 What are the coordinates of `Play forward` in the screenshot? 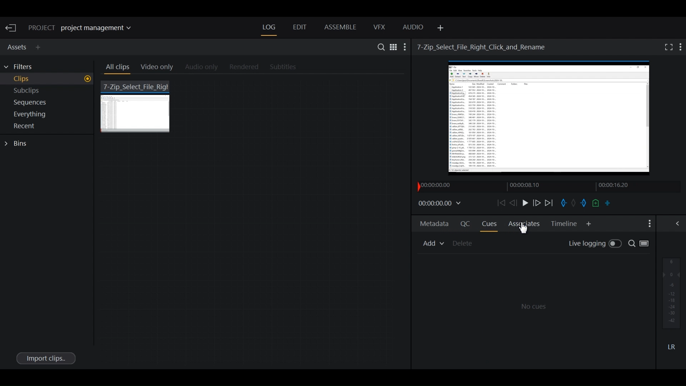 It's located at (550, 203).